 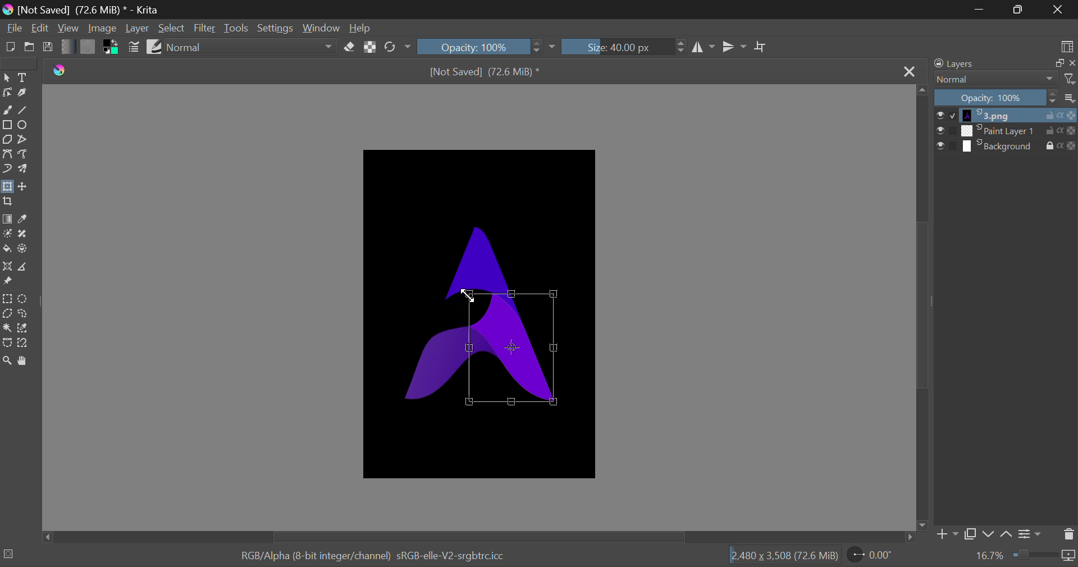 What do you see at coordinates (990, 555) in the screenshot?
I see `Zoom value` at bounding box center [990, 555].